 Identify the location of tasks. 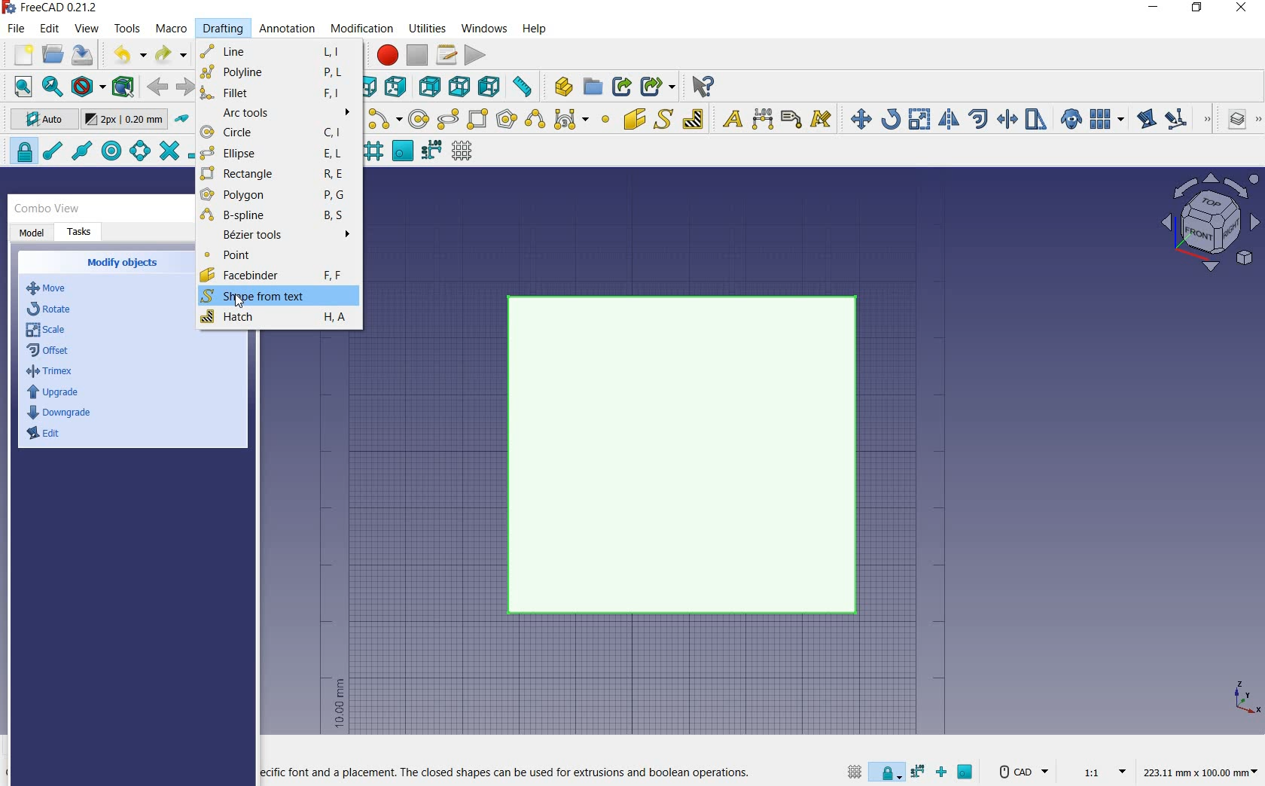
(81, 233).